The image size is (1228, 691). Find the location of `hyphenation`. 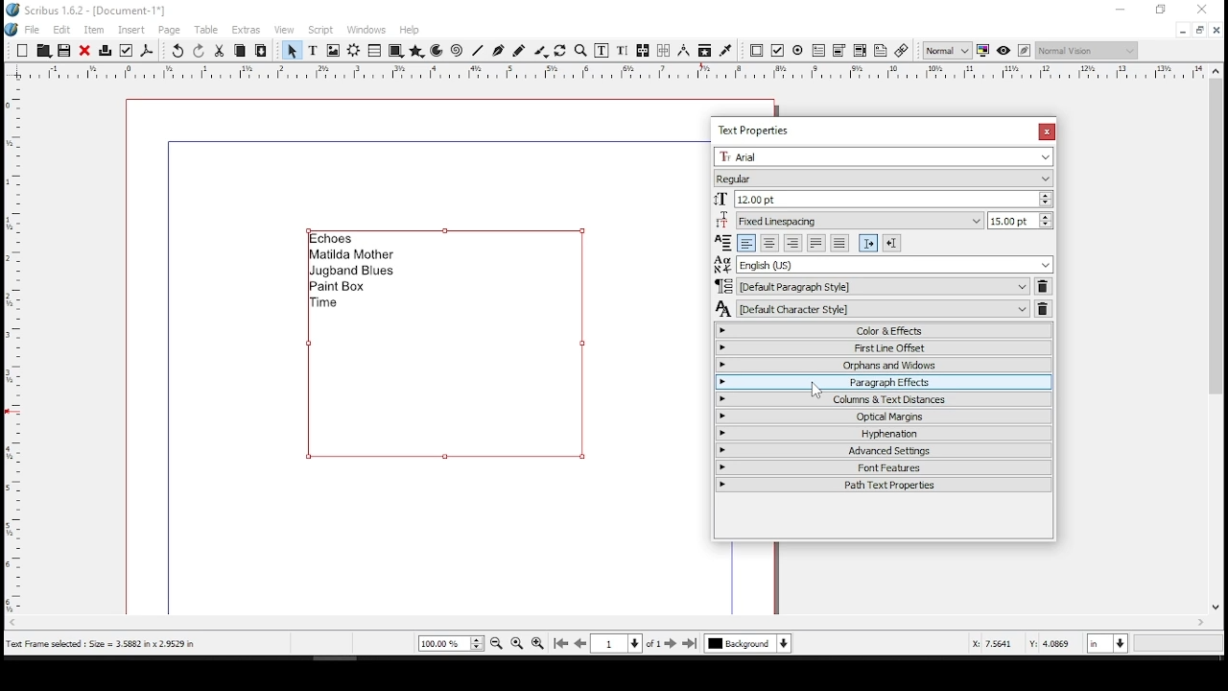

hyphenation is located at coordinates (884, 433).